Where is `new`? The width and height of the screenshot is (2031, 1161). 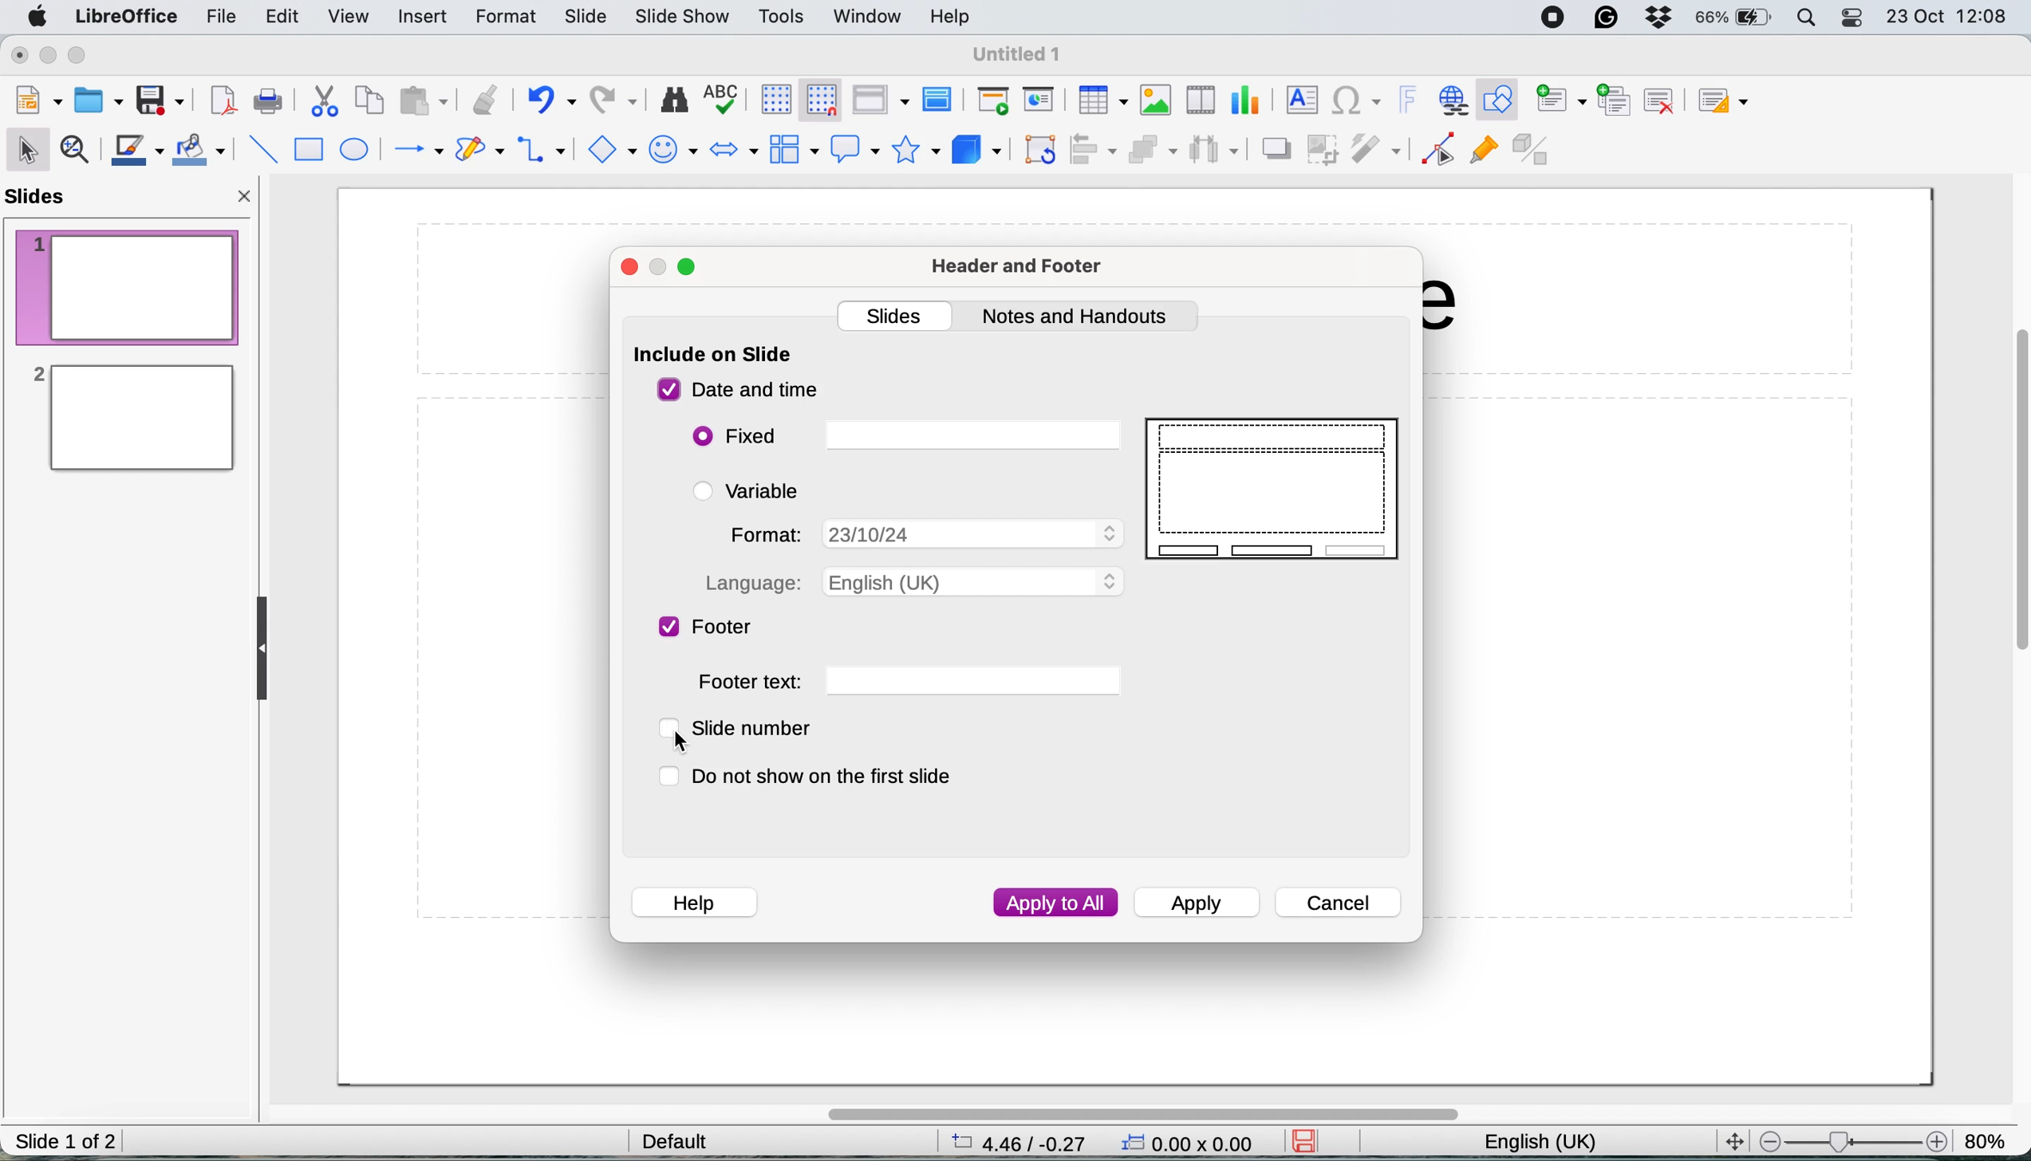 new is located at coordinates (40, 101).